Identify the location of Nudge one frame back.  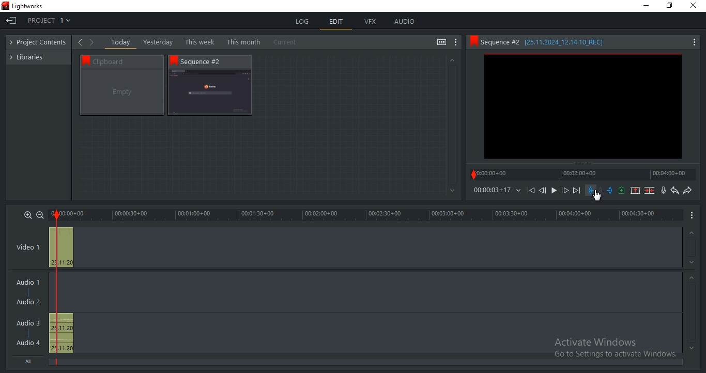
(544, 192).